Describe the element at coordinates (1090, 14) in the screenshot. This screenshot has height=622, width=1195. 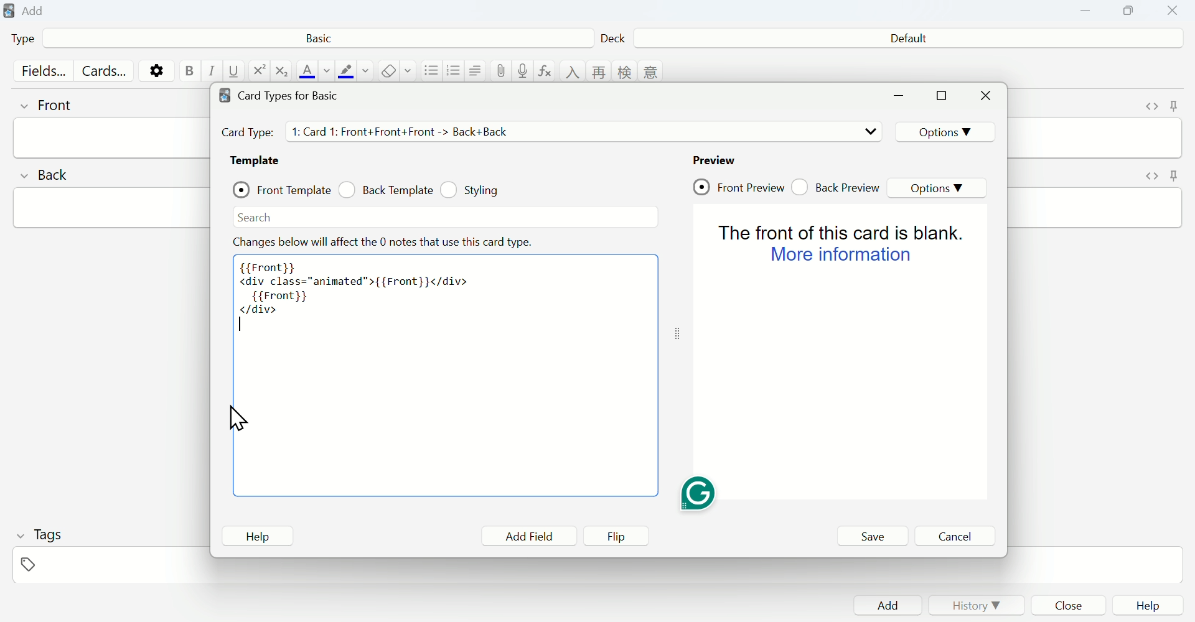
I see `Minimize` at that location.